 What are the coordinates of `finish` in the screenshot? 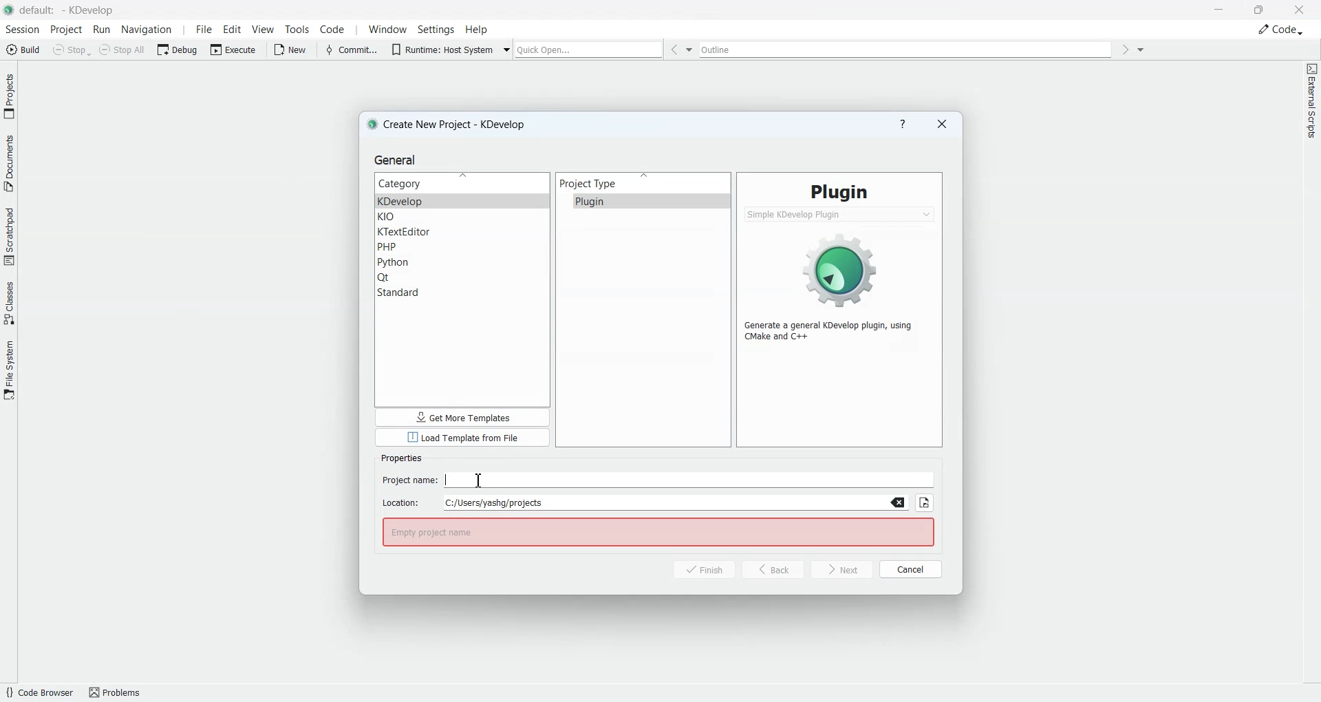 It's located at (696, 570).